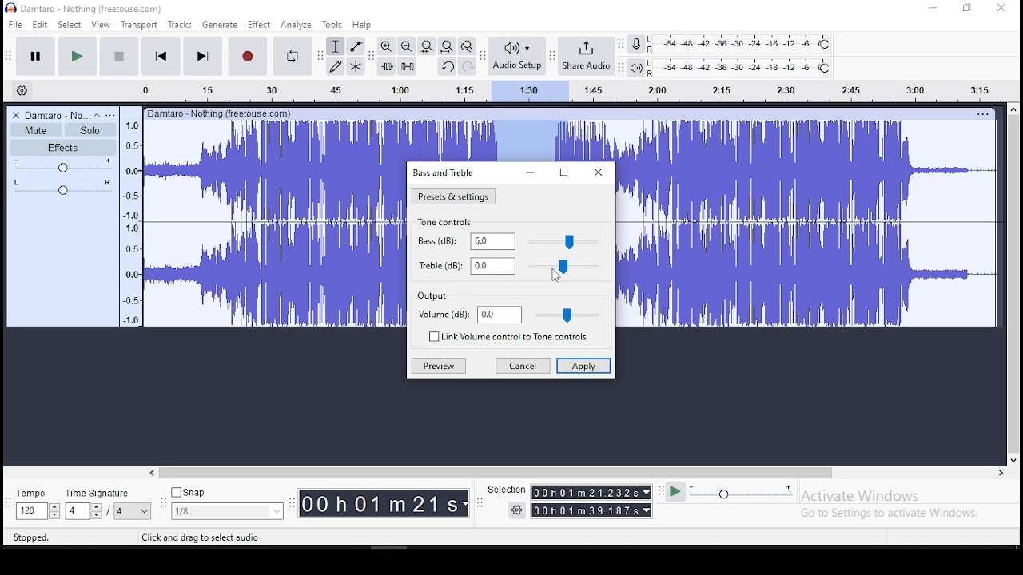 The image size is (1023, 575). Describe the element at coordinates (637, 68) in the screenshot. I see `playback meter` at that location.